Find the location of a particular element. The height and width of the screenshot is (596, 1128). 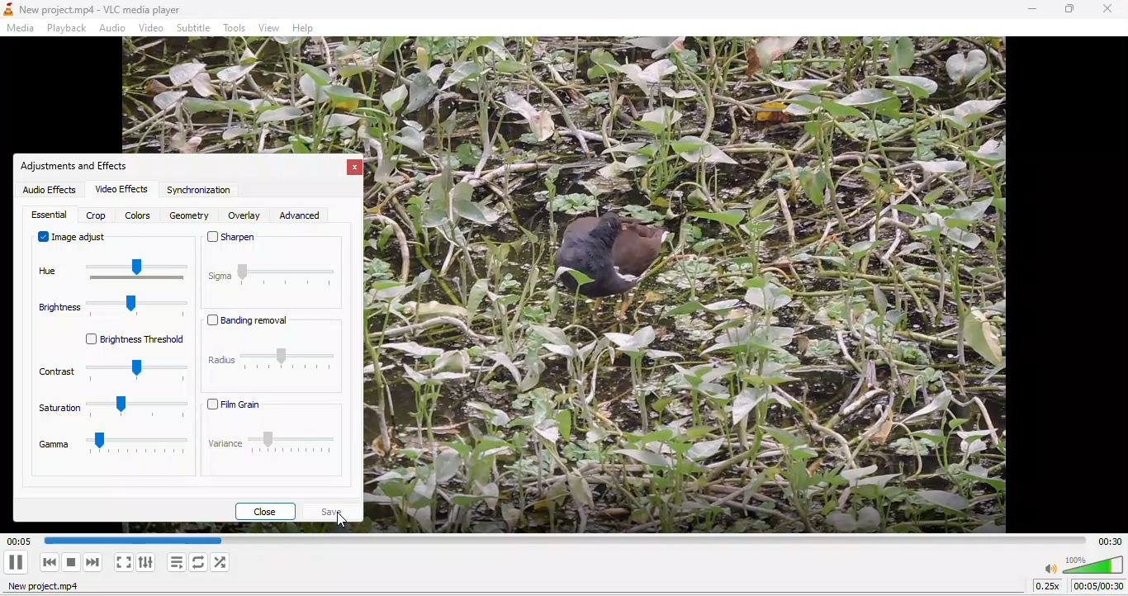

stop playback is located at coordinates (73, 565).